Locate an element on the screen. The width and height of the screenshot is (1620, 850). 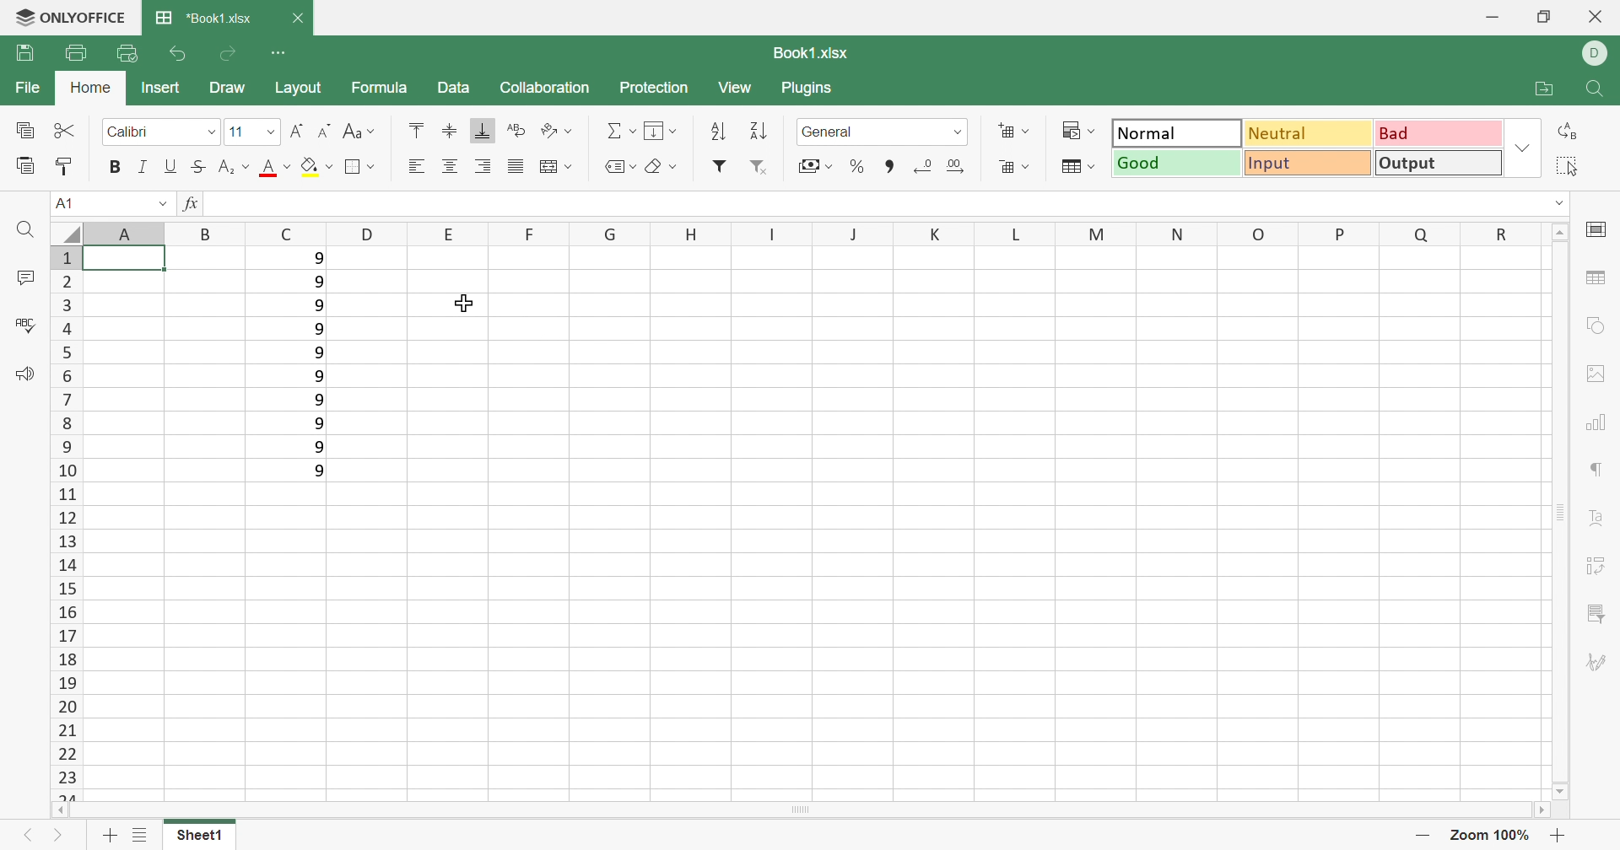
Input is located at coordinates (1305, 164).